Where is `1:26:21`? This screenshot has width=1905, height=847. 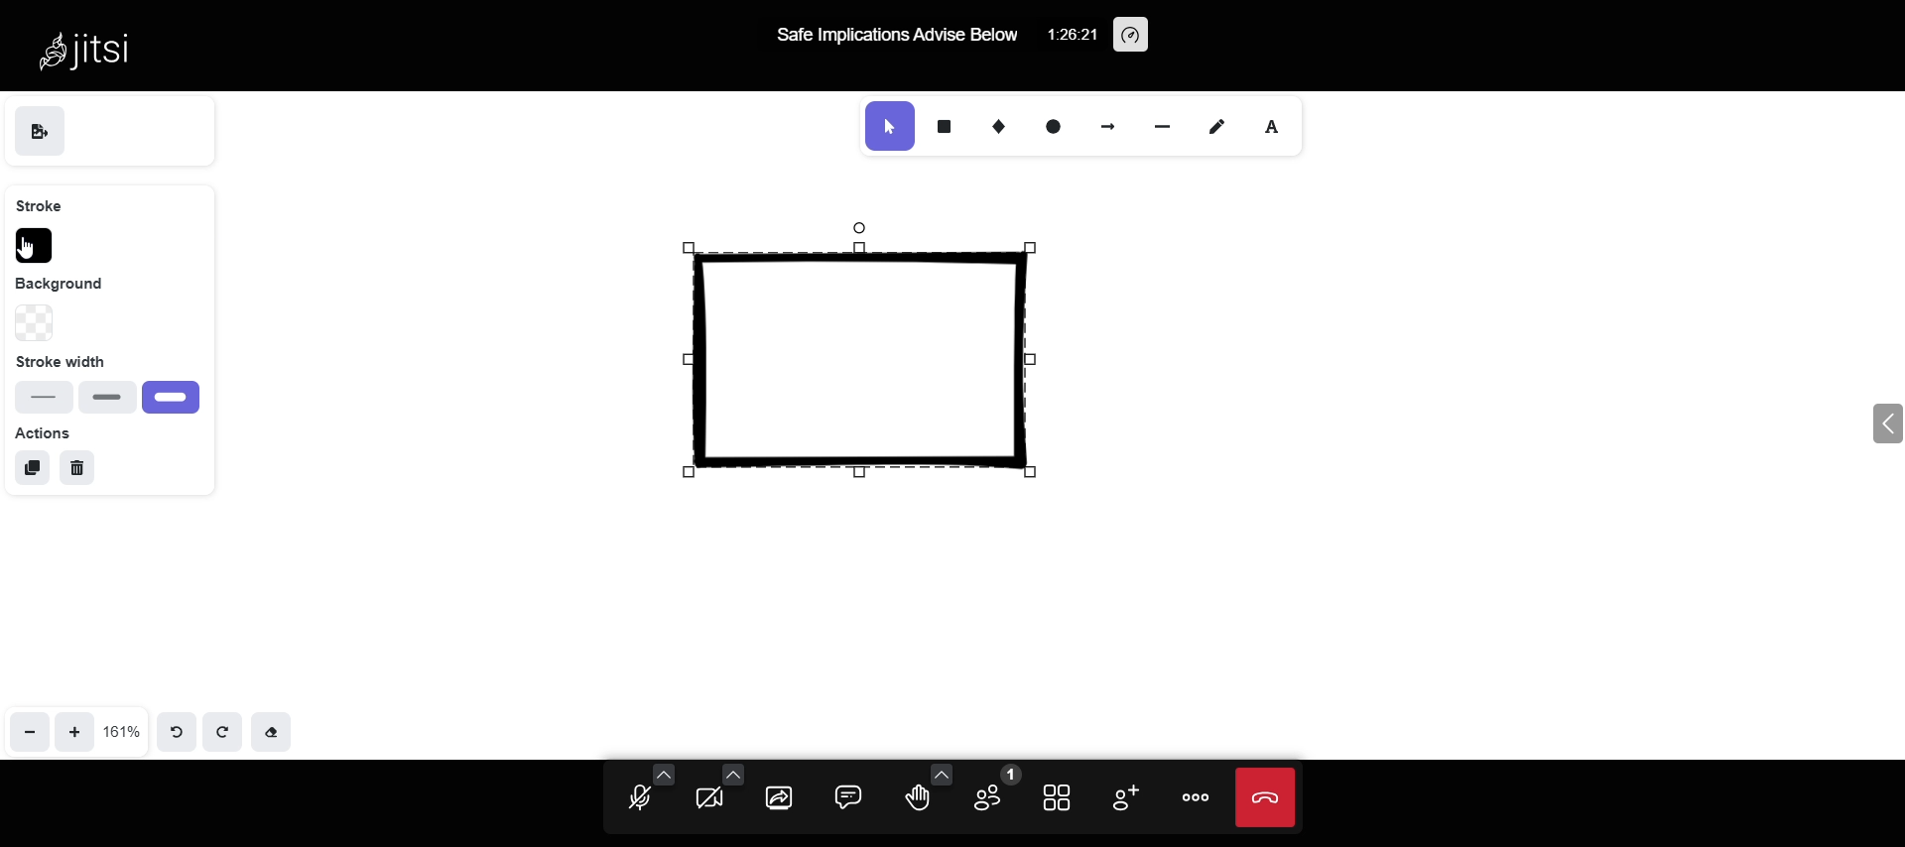
1:26:21 is located at coordinates (1071, 35).